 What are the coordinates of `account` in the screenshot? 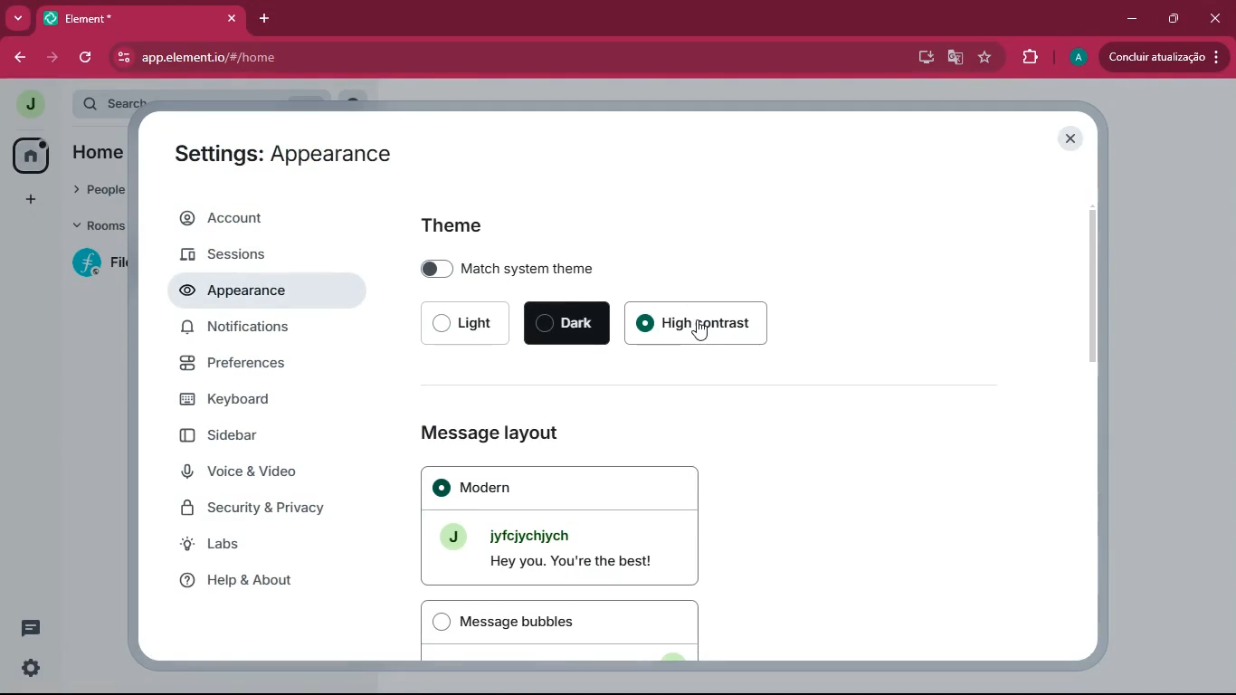 It's located at (261, 217).